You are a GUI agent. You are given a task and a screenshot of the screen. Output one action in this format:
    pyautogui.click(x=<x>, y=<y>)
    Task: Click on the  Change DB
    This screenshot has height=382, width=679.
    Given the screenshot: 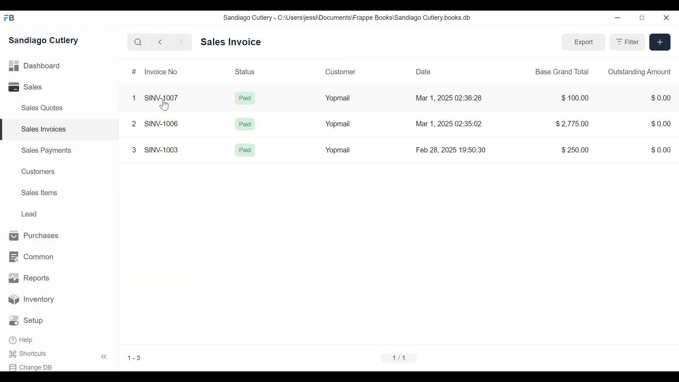 What is the action you would take?
    pyautogui.click(x=31, y=367)
    